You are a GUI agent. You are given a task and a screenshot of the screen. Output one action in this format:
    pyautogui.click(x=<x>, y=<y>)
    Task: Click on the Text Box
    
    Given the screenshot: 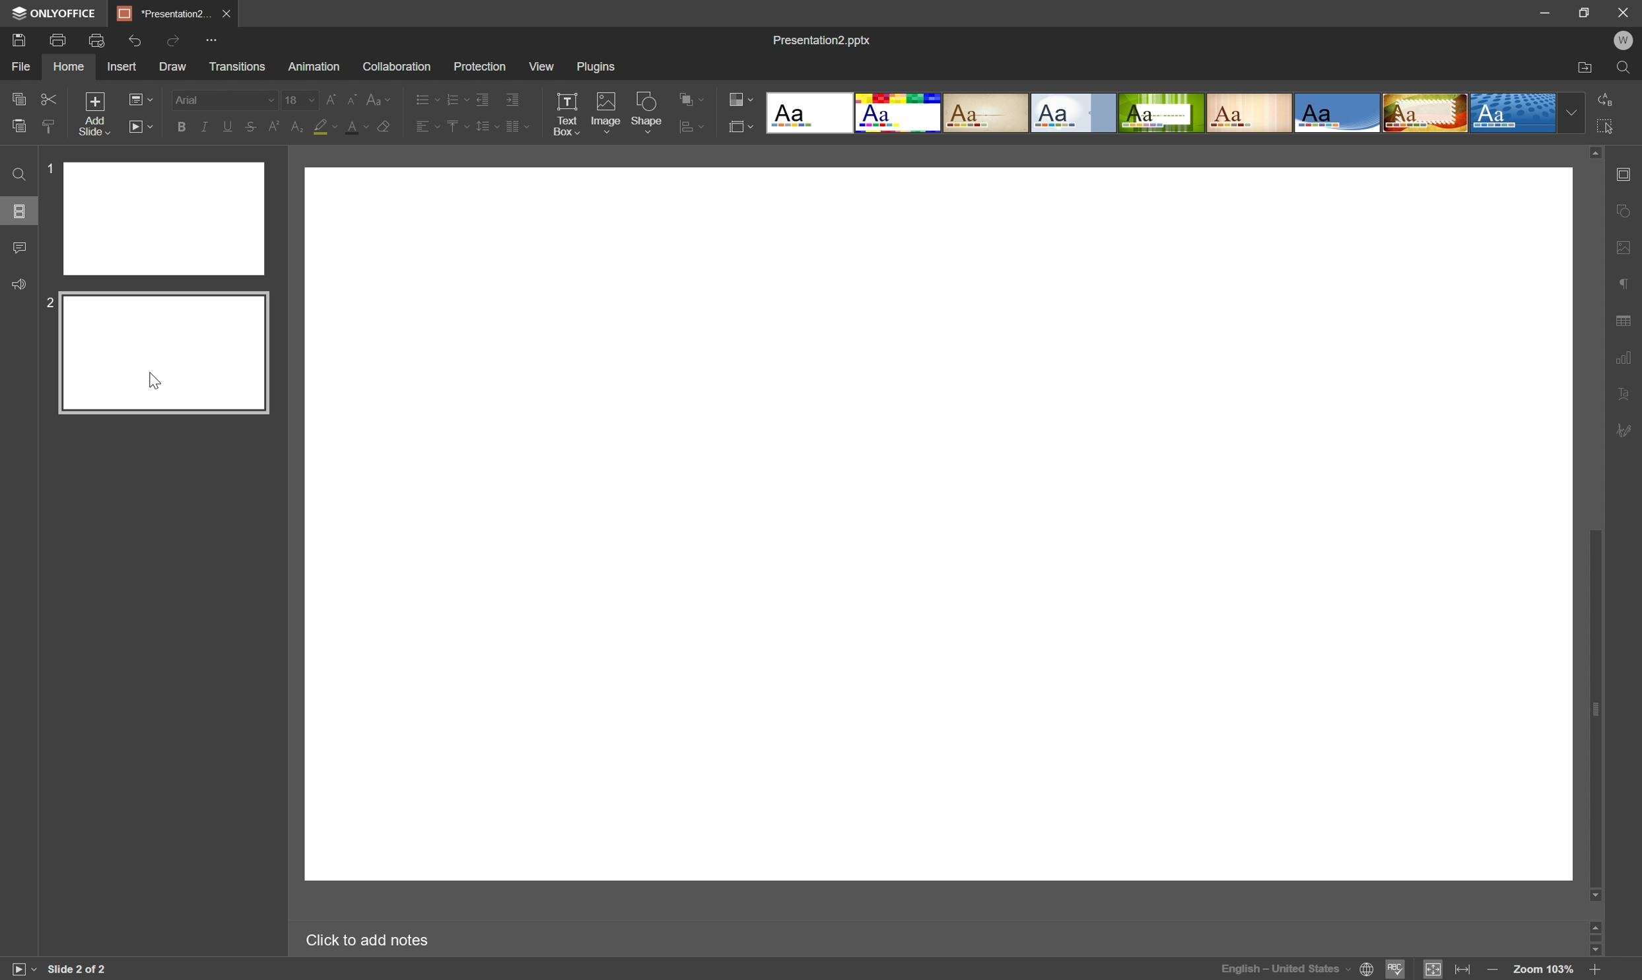 What is the action you would take?
    pyautogui.click(x=570, y=112)
    